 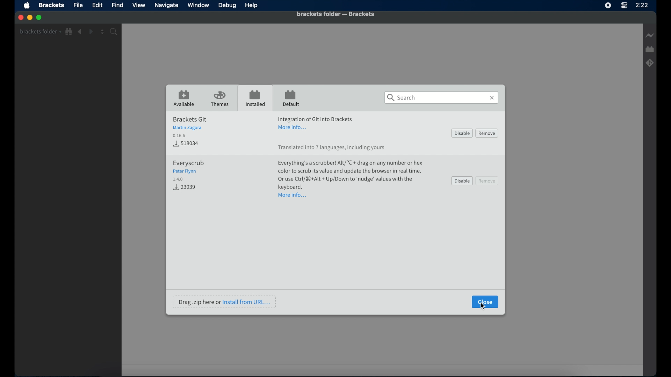 What do you see at coordinates (252, 6) in the screenshot?
I see `help` at bounding box center [252, 6].